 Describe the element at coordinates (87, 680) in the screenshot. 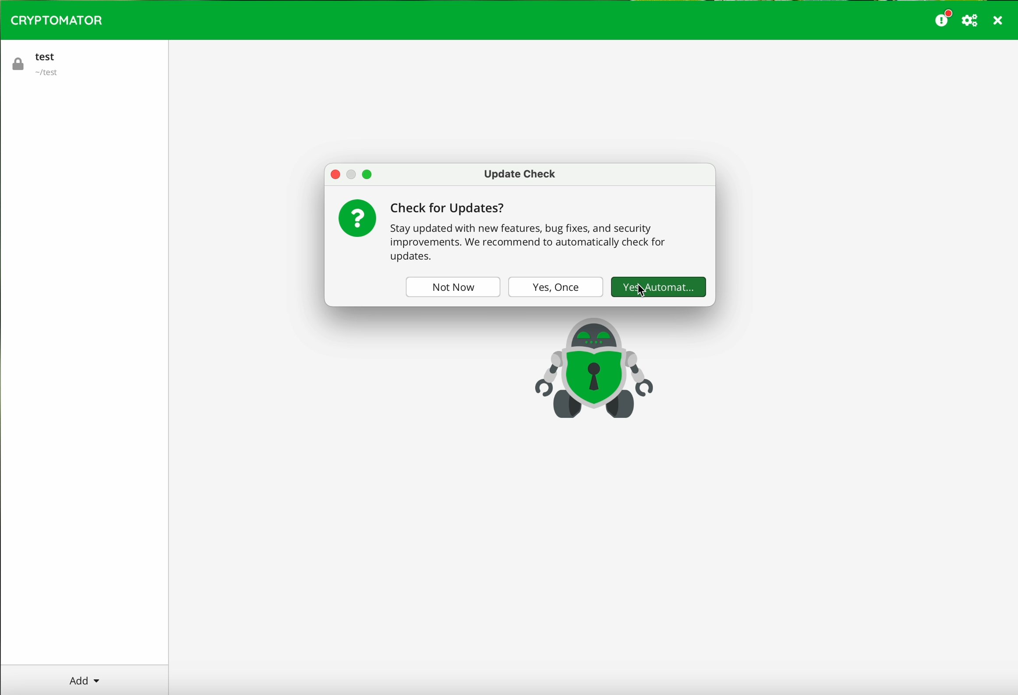

I see `Add` at that location.